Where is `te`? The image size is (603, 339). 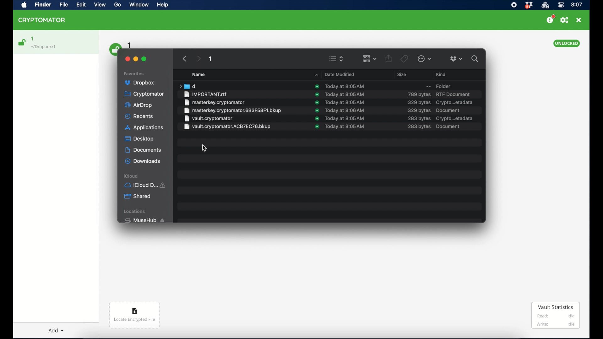
te is located at coordinates (345, 94).